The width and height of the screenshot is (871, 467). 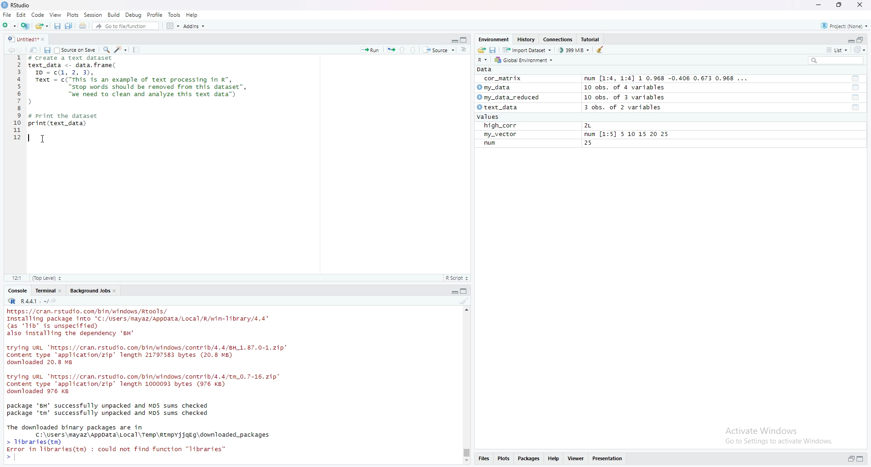 What do you see at coordinates (483, 60) in the screenshot?
I see `R` at bounding box center [483, 60].